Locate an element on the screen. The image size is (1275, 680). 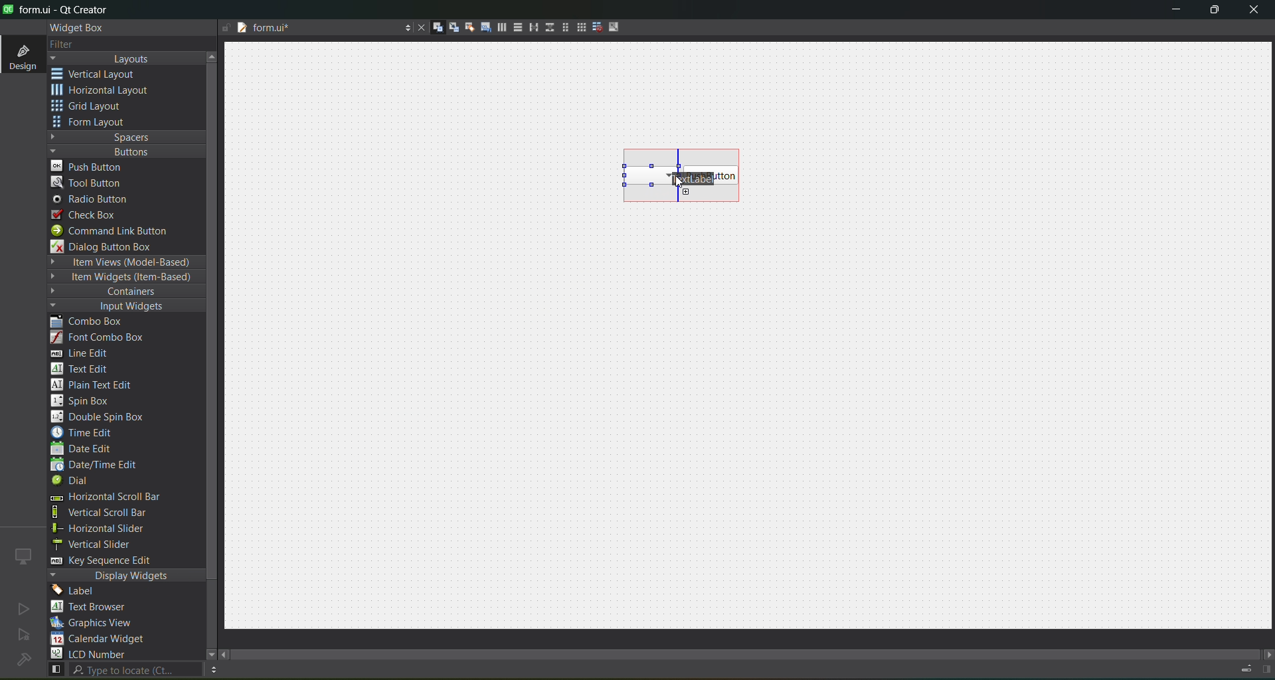
icon is located at coordinates (24, 556).